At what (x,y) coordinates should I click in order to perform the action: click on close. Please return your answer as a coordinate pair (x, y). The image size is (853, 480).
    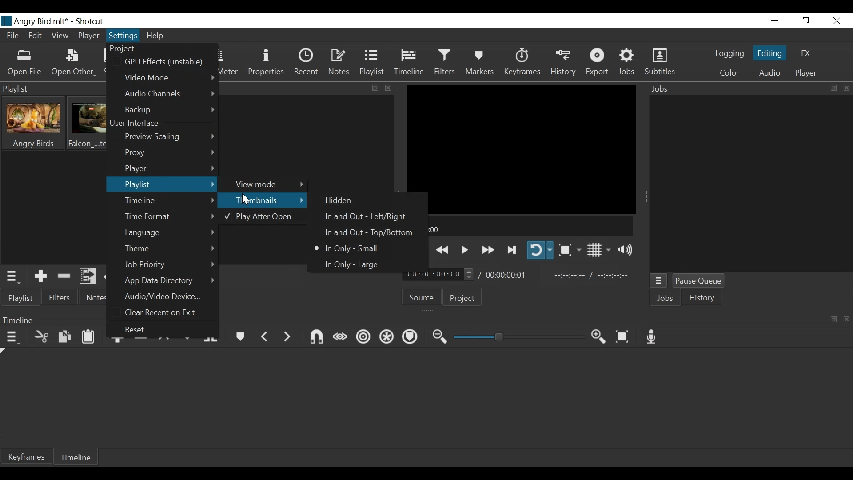
    Looking at the image, I should click on (389, 88).